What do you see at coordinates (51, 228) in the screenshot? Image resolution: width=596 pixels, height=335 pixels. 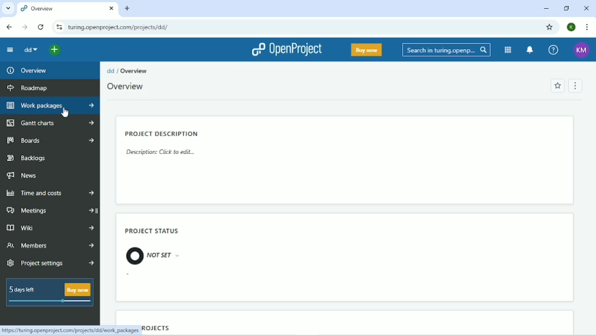 I see `Wiki` at bounding box center [51, 228].